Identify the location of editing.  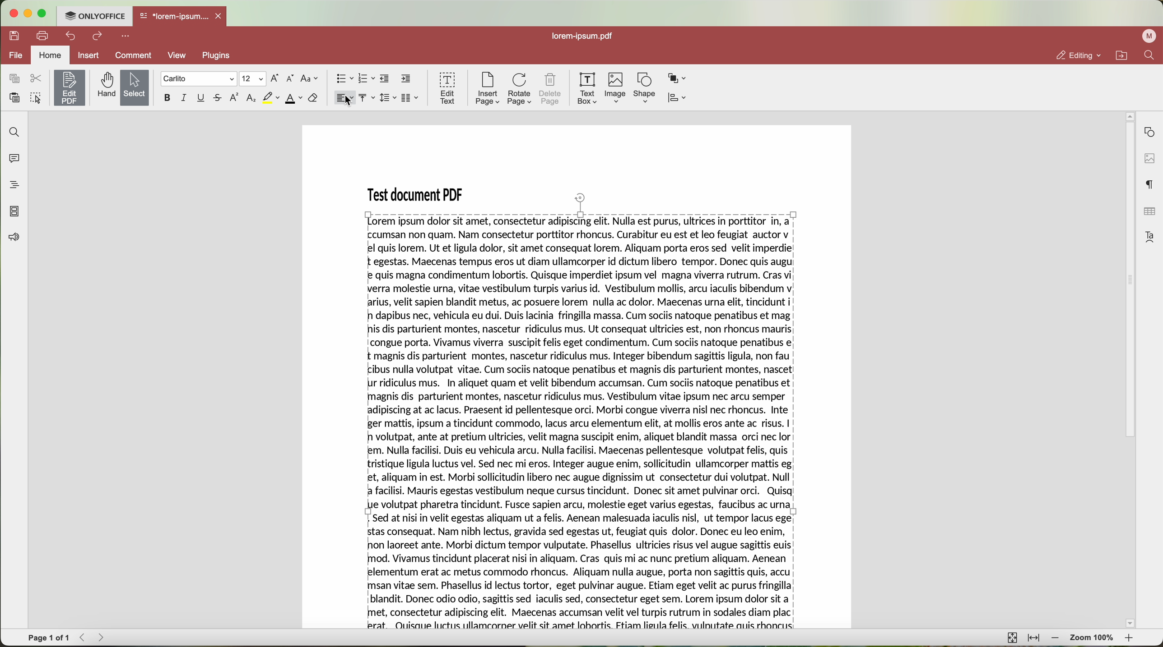
(1075, 54).